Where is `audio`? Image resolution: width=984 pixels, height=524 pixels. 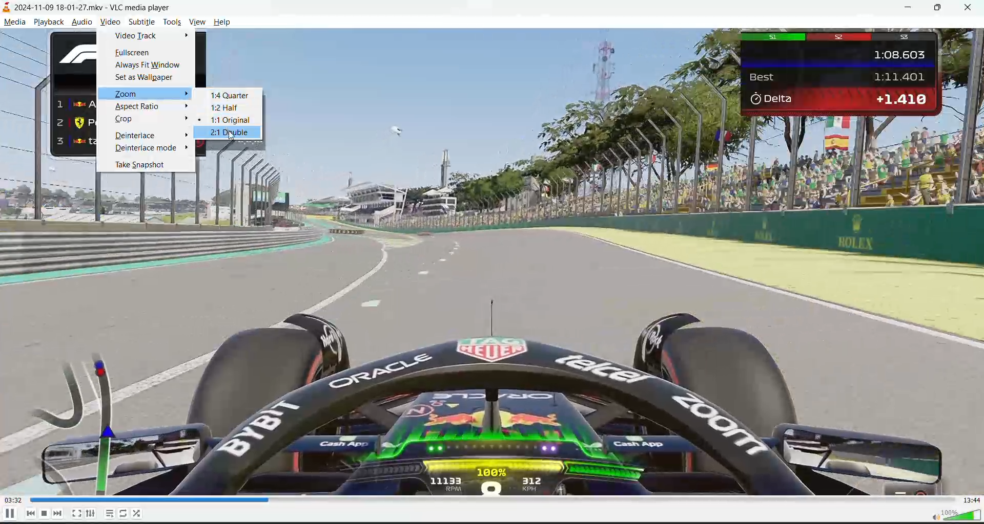
audio is located at coordinates (83, 20).